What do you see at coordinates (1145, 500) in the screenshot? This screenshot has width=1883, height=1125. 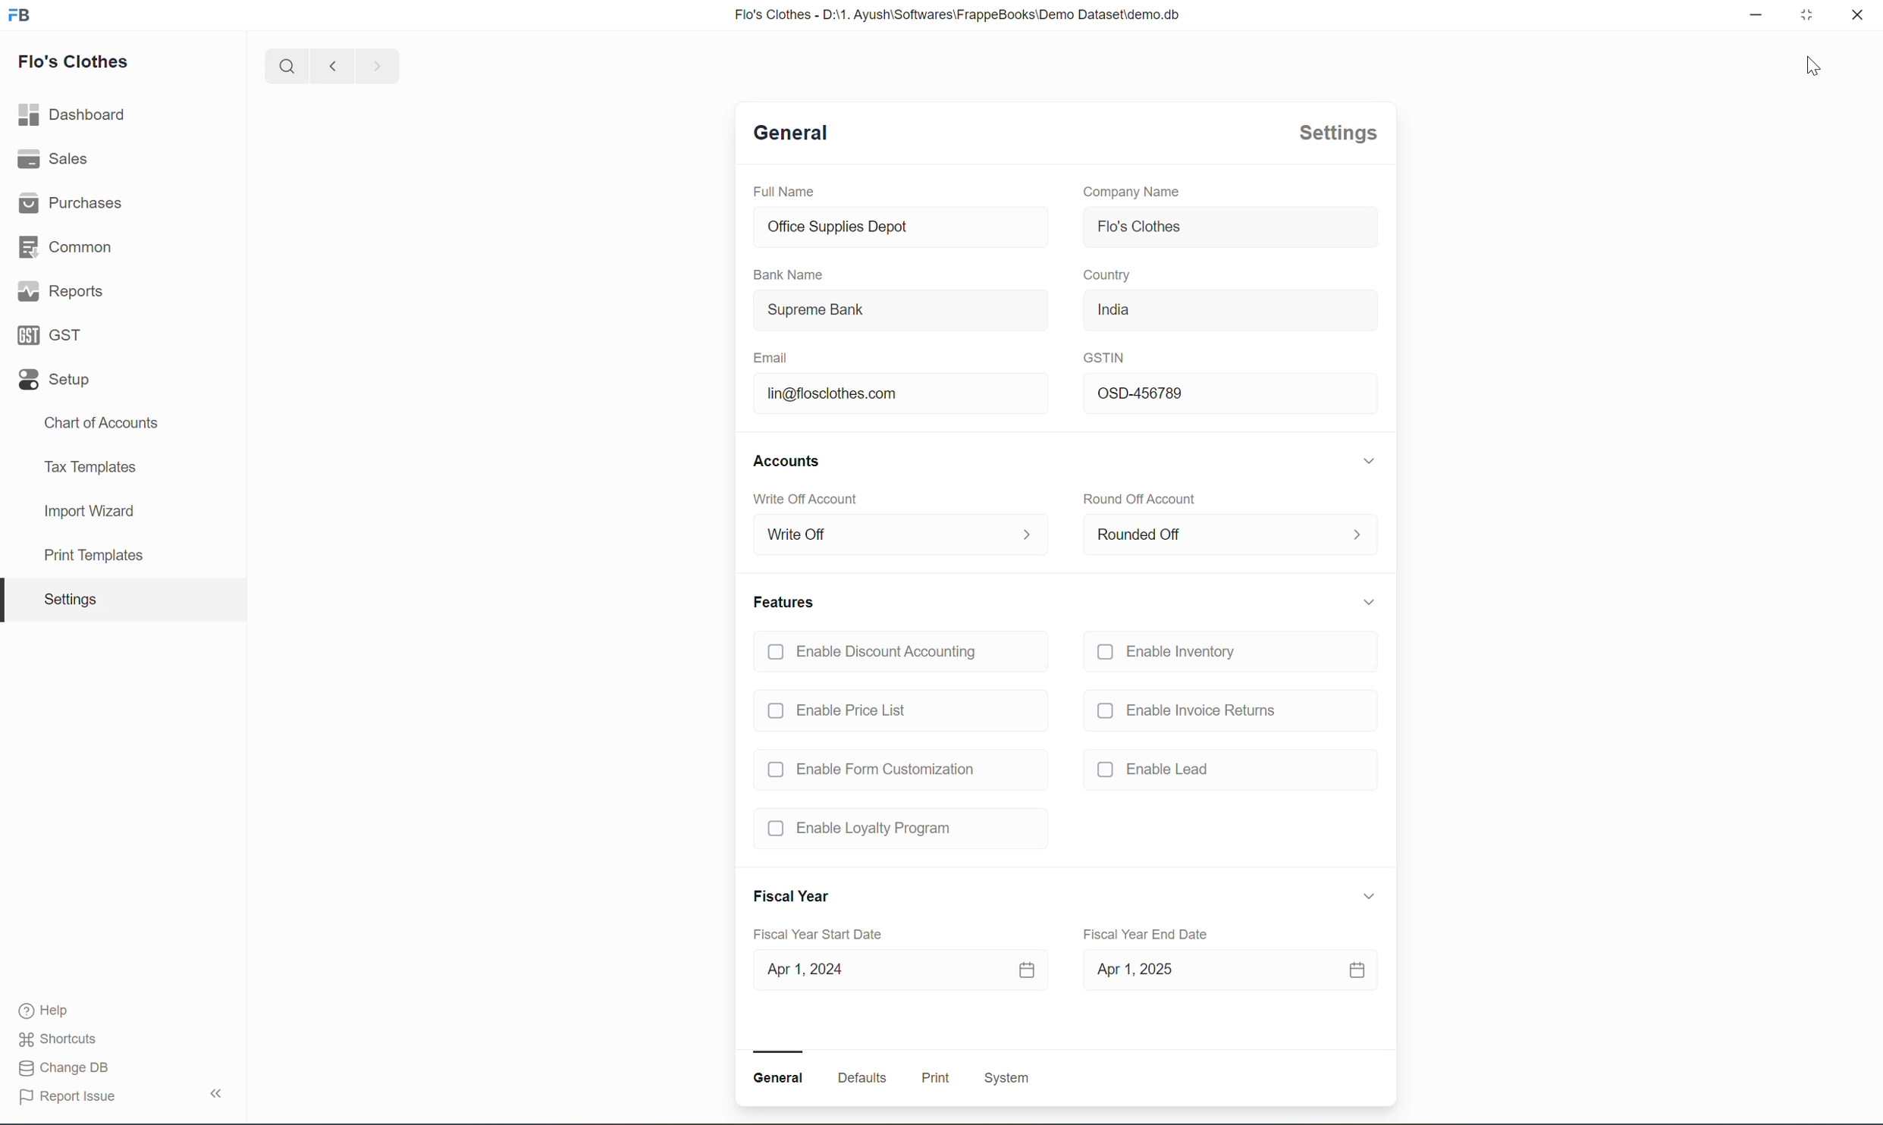 I see `Round Off Account` at bounding box center [1145, 500].